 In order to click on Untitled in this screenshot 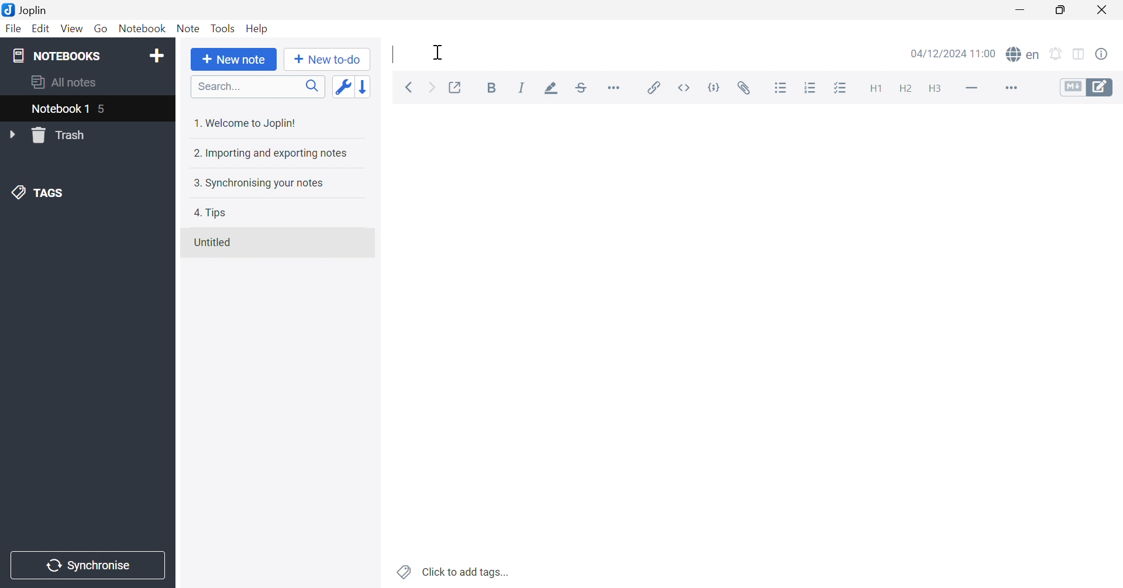, I will do `click(215, 242)`.